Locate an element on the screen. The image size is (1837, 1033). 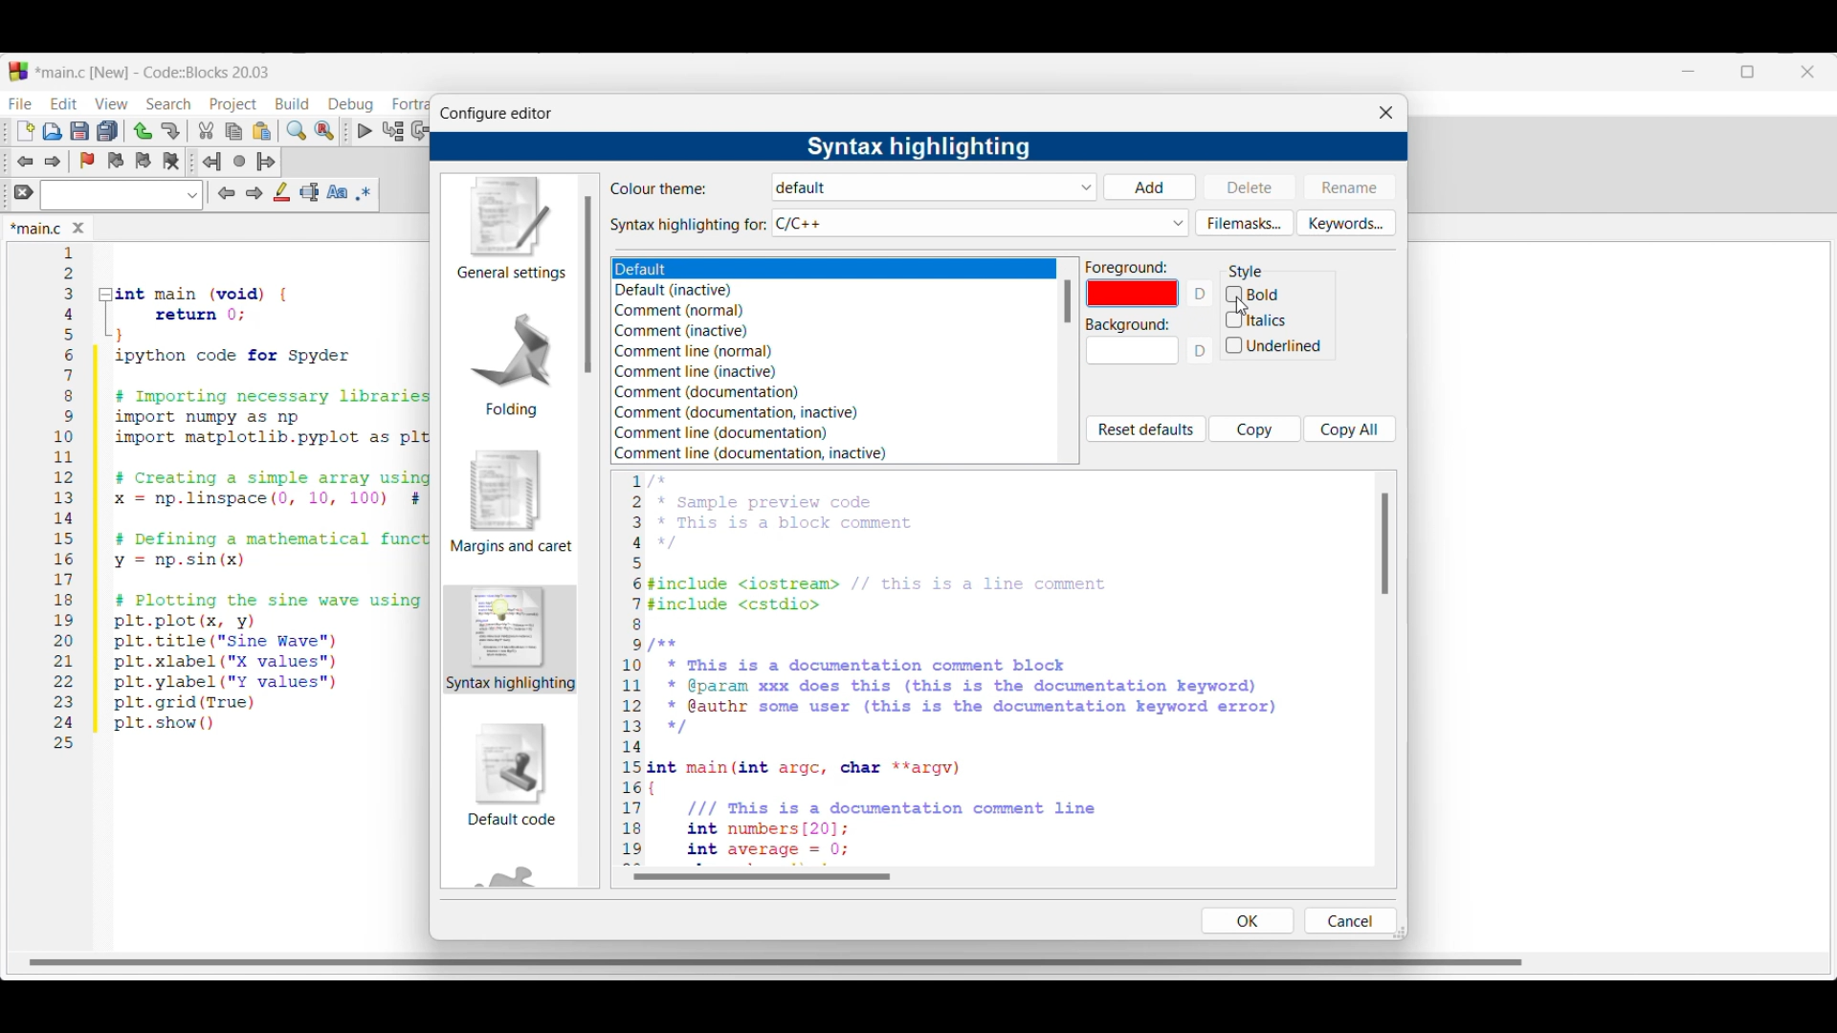
New file is located at coordinates (26, 131).